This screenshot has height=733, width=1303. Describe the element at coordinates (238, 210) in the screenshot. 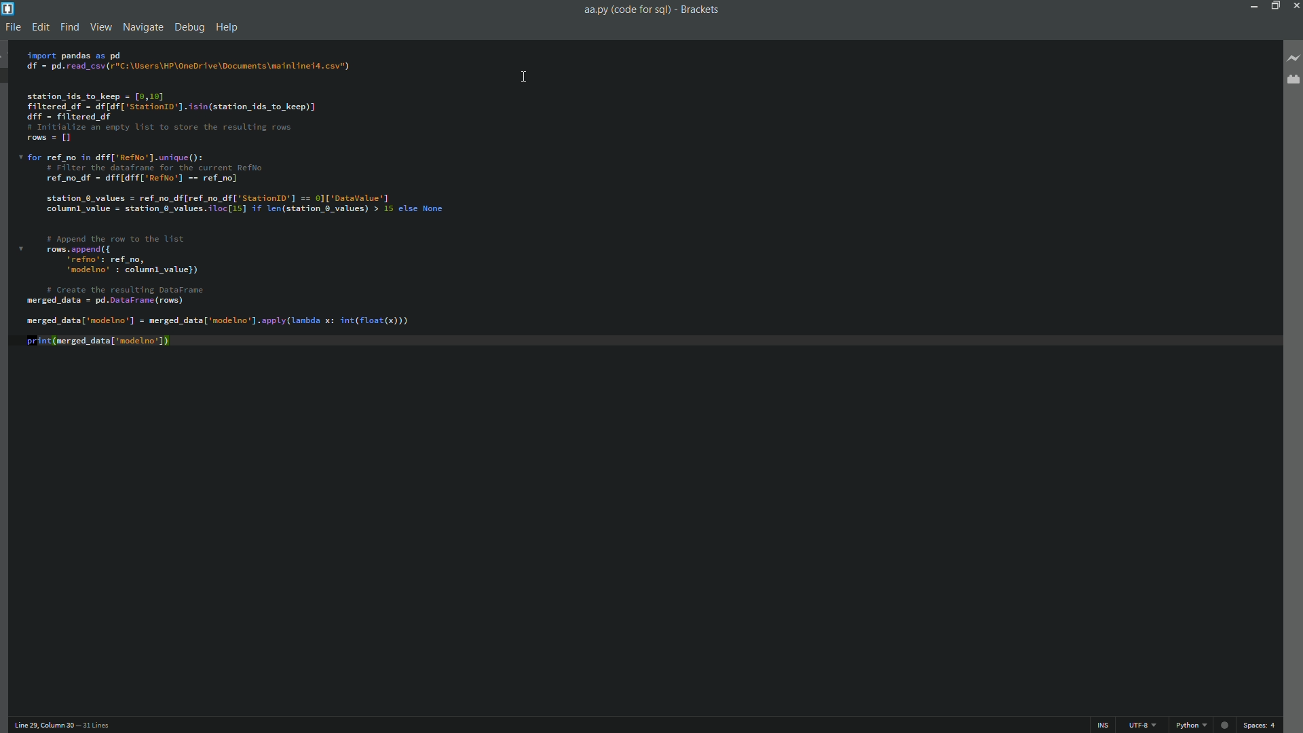

I see `code editor` at that location.